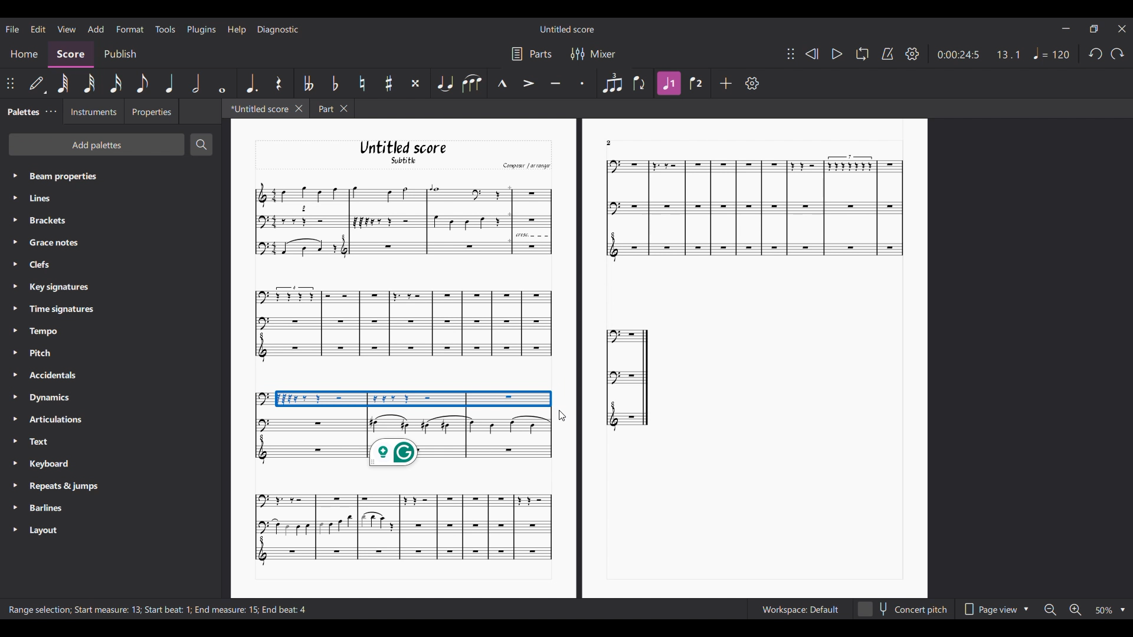  Describe the element at coordinates (394, 452) in the screenshot. I see `Grammarly extension` at that location.